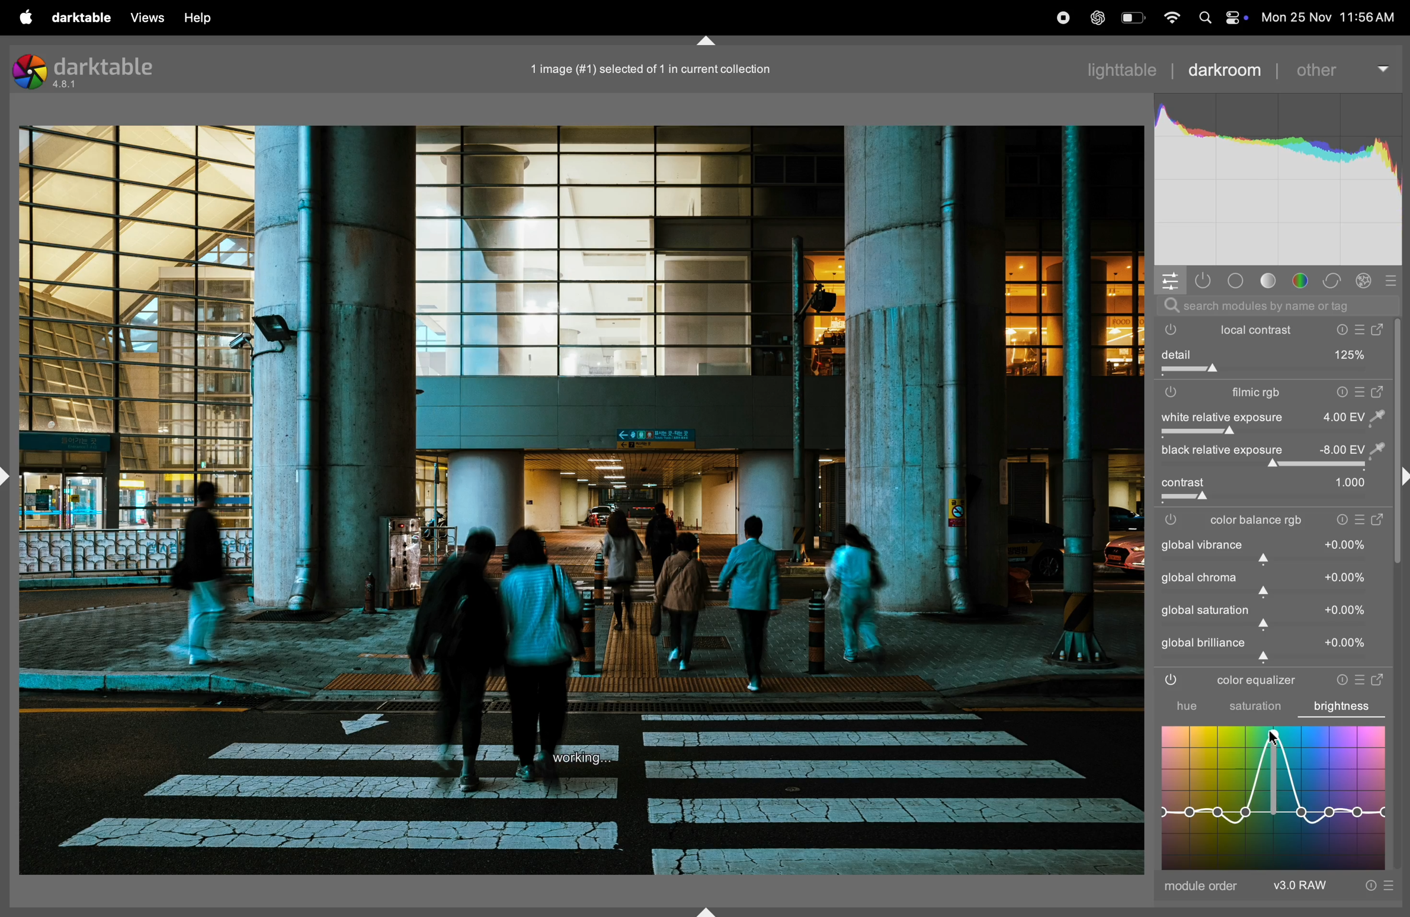  Describe the element at coordinates (1328, 17) in the screenshot. I see `date and time` at that location.